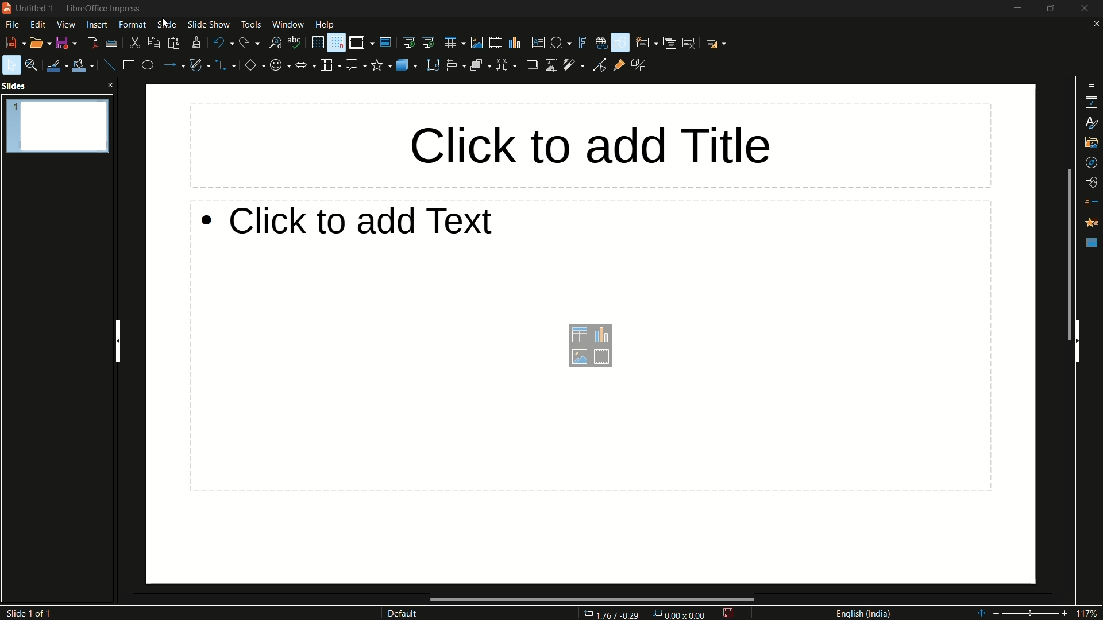 The width and height of the screenshot is (1103, 620). What do you see at coordinates (225, 66) in the screenshot?
I see `connectors` at bounding box center [225, 66].